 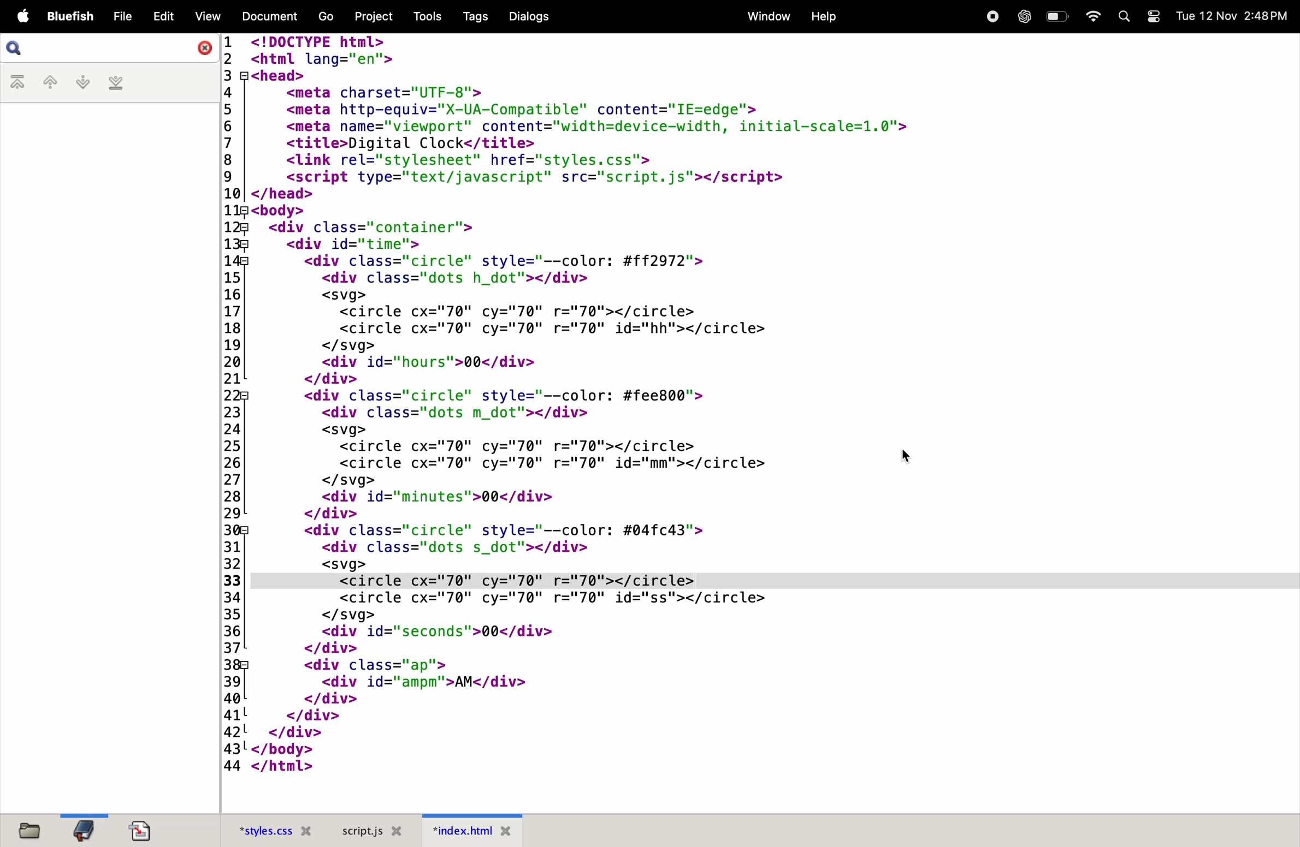 I want to click on first bookmark, so click(x=20, y=83).